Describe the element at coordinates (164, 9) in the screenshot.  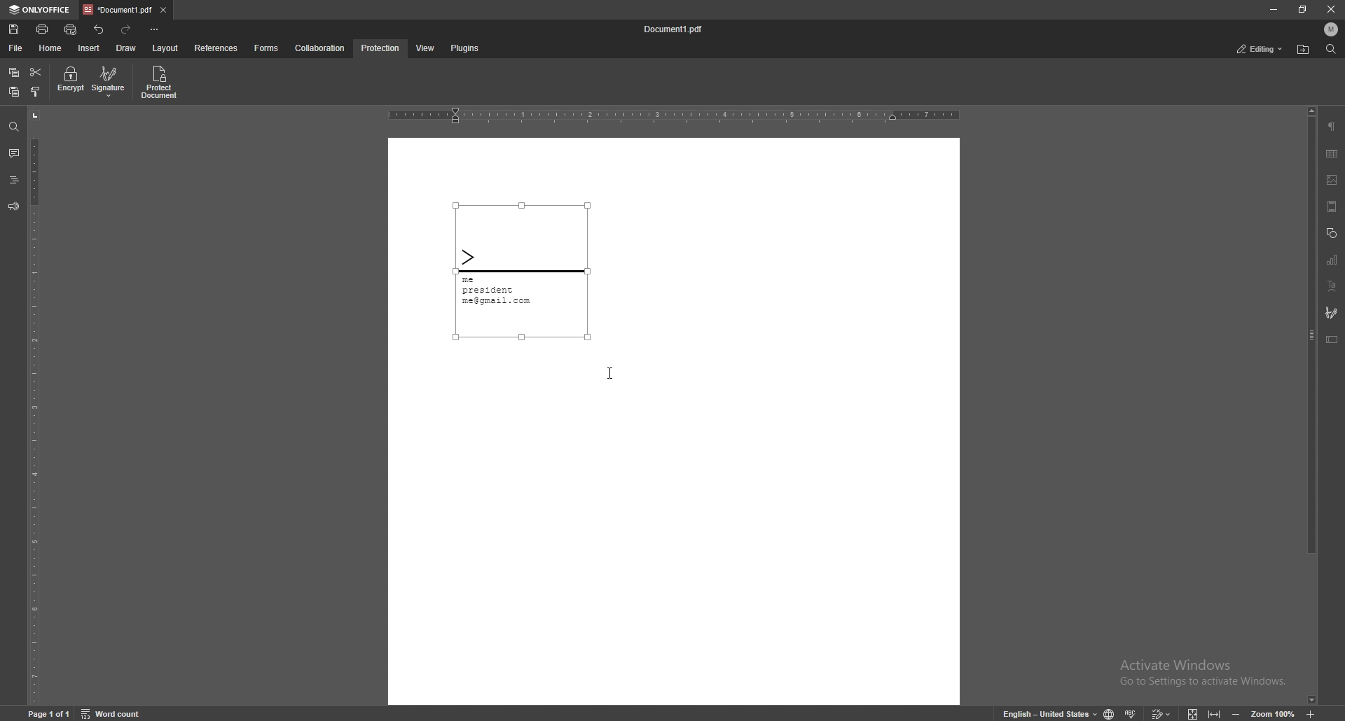
I see `close tab` at that location.